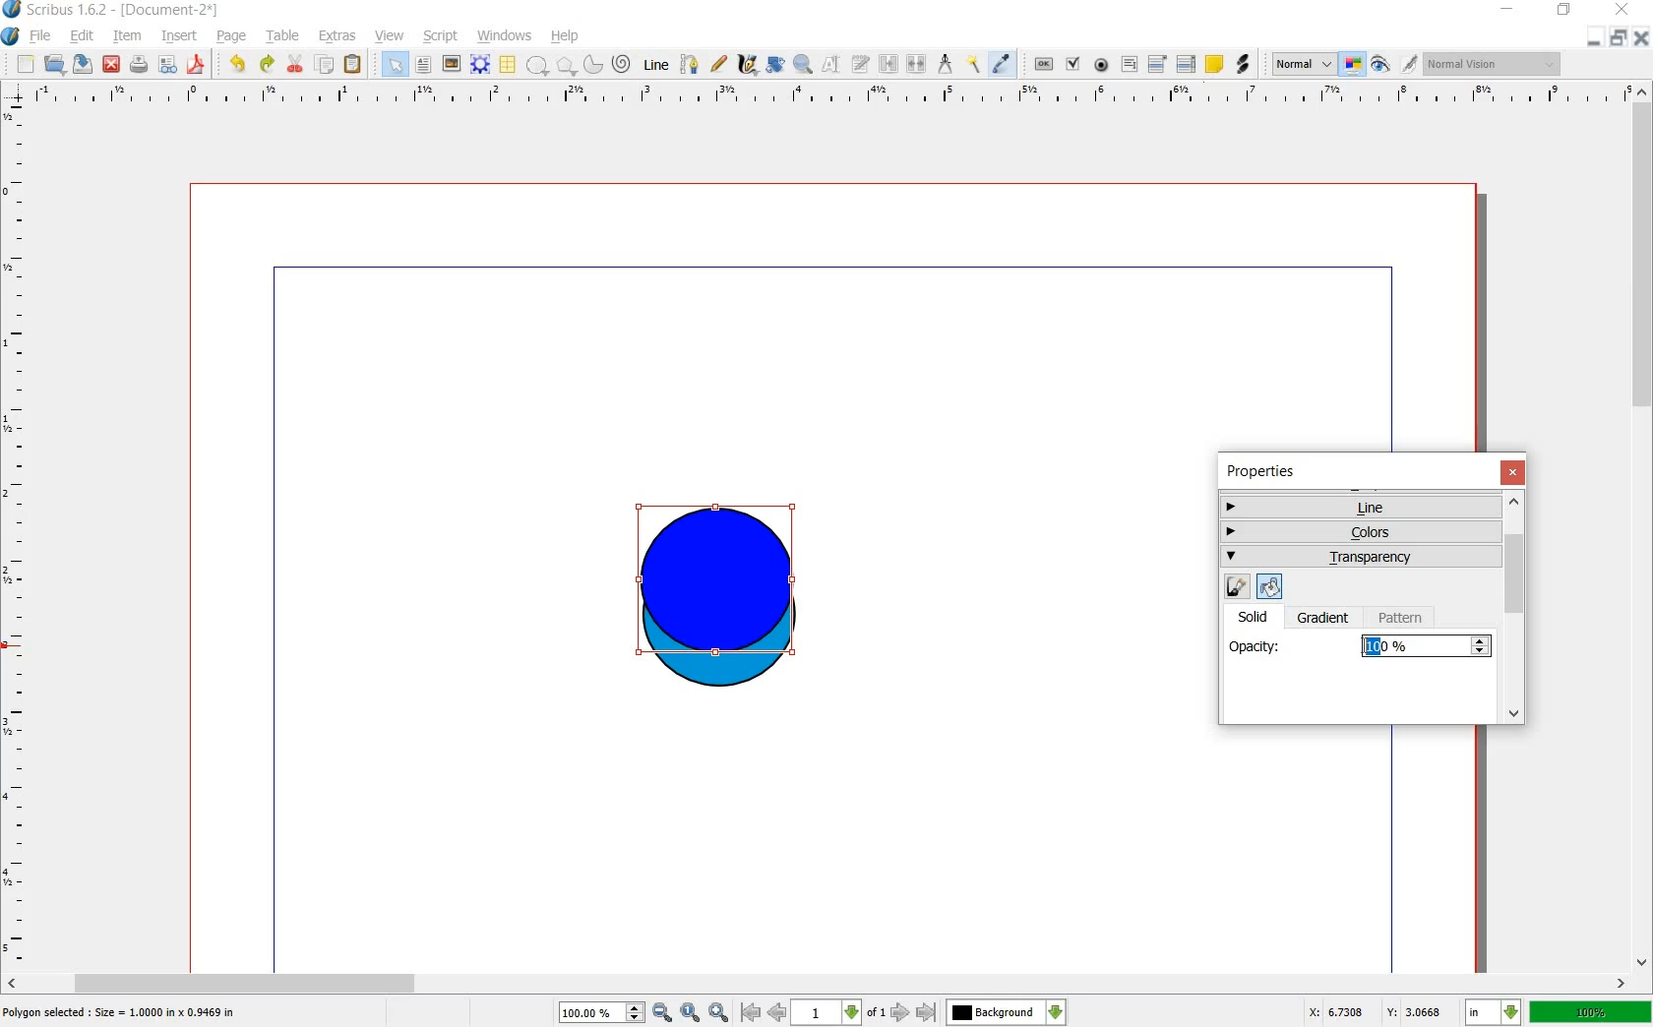 The width and height of the screenshot is (1653, 1027). Describe the element at coordinates (1156, 64) in the screenshot. I see `pdf combo box` at that location.